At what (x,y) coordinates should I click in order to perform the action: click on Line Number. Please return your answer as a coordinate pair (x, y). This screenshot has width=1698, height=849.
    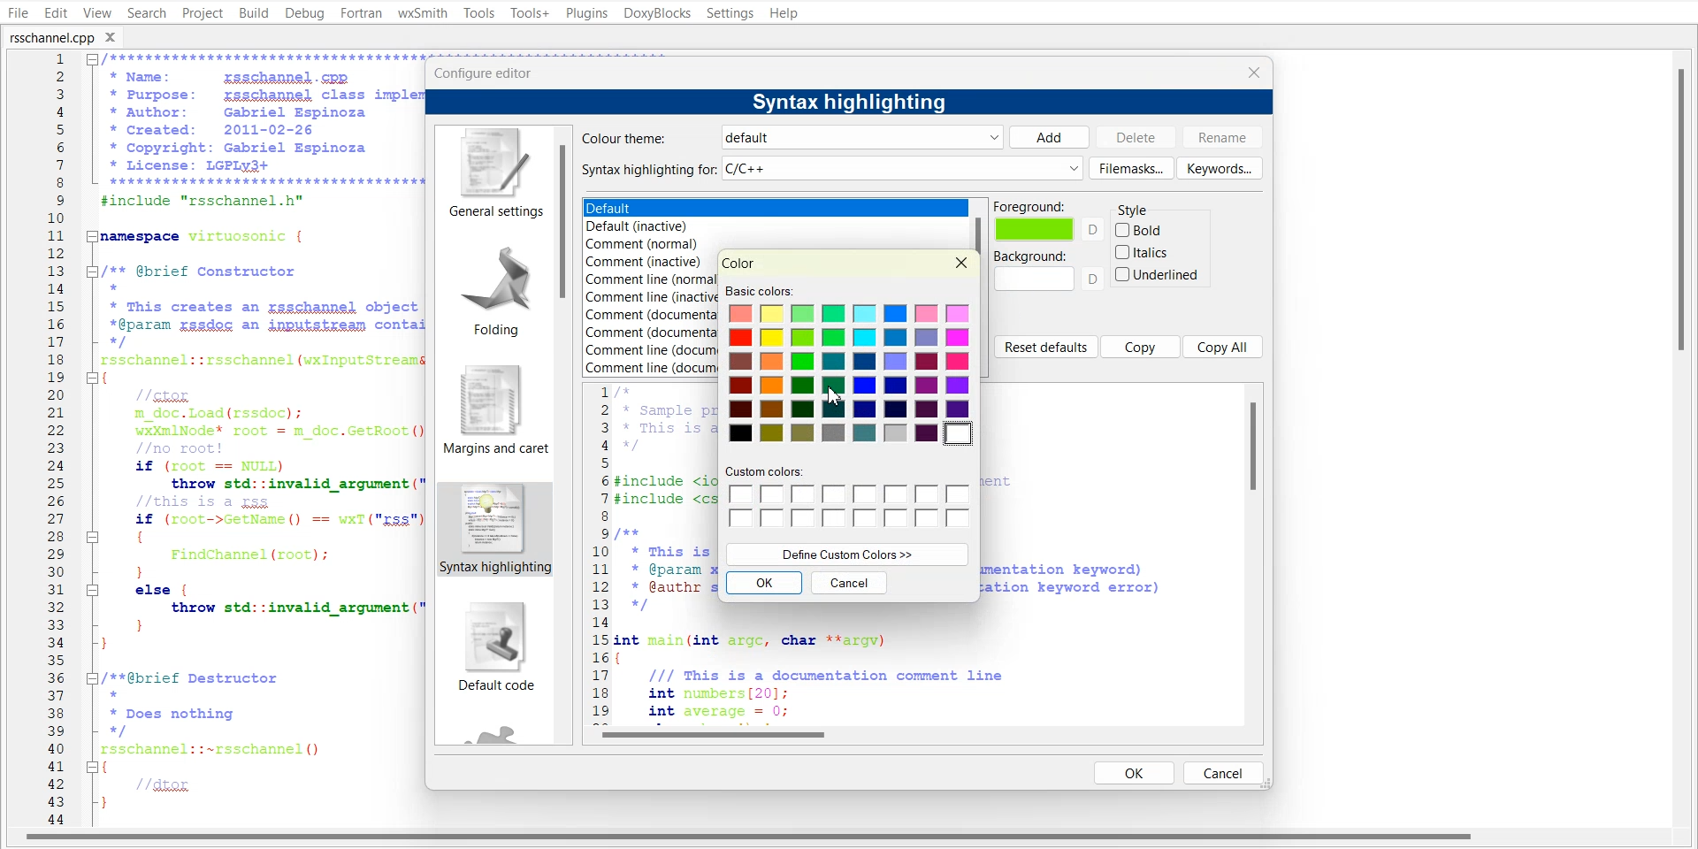
    Looking at the image, I should click on (42, 440).